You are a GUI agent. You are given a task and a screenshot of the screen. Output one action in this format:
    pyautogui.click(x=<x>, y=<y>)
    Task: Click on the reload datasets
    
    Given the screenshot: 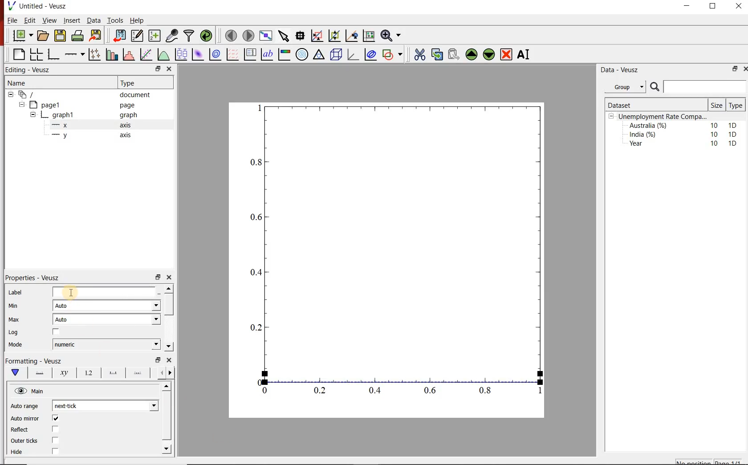 What is the action you would take?
    pyautogui.click(x=207, y=35)
    